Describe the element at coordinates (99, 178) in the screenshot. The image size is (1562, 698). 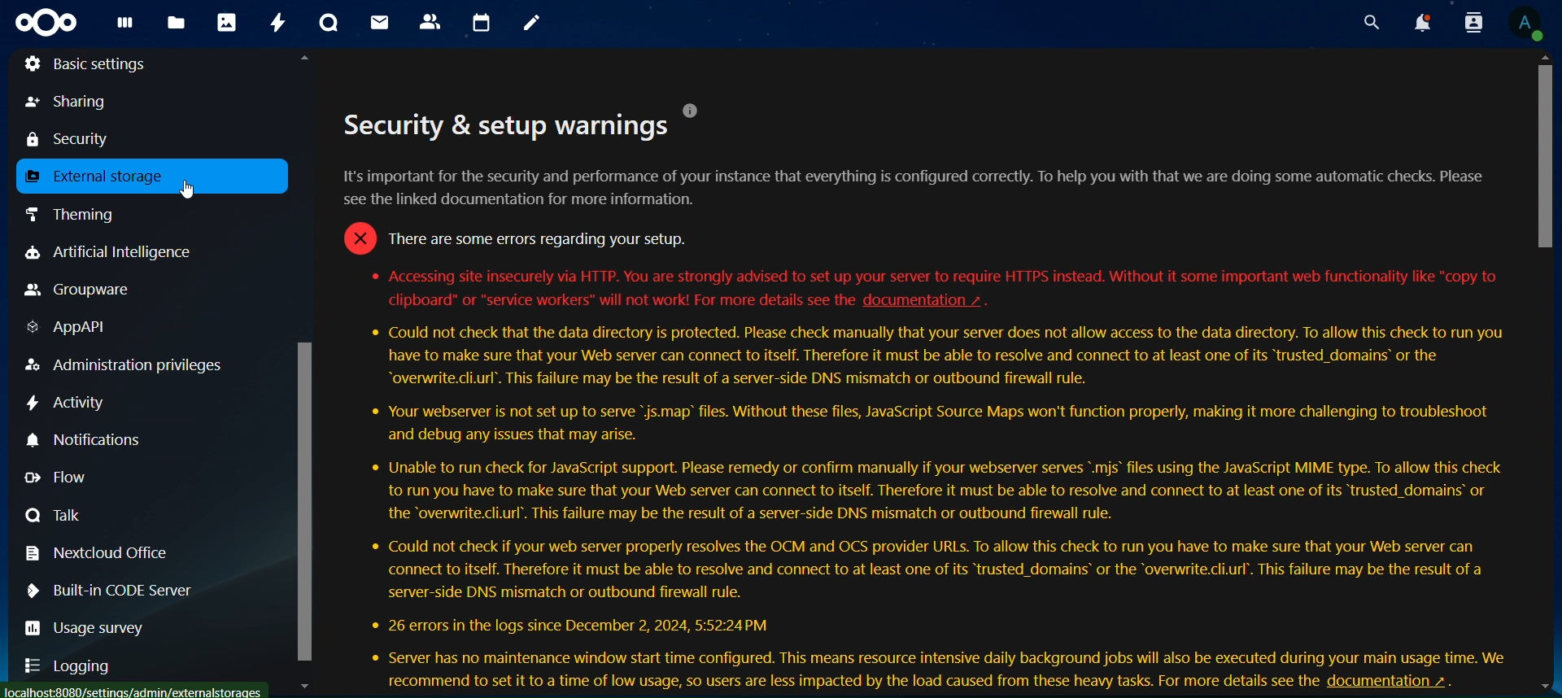
I see `external storage` at that location.